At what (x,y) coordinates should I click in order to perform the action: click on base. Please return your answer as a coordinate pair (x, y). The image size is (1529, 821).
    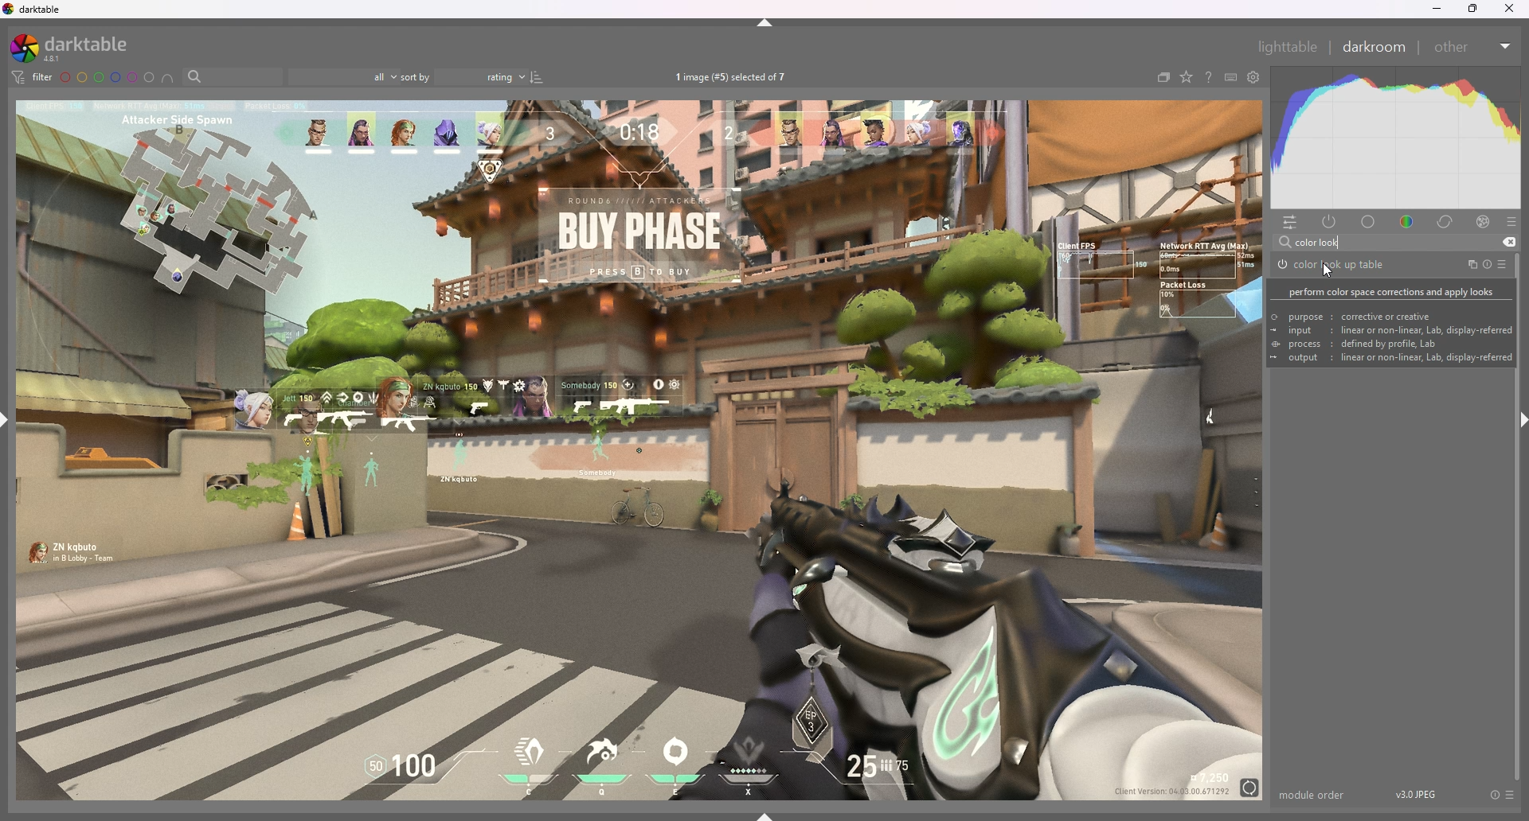
    Looking at the image, I should click on (1371, 221).